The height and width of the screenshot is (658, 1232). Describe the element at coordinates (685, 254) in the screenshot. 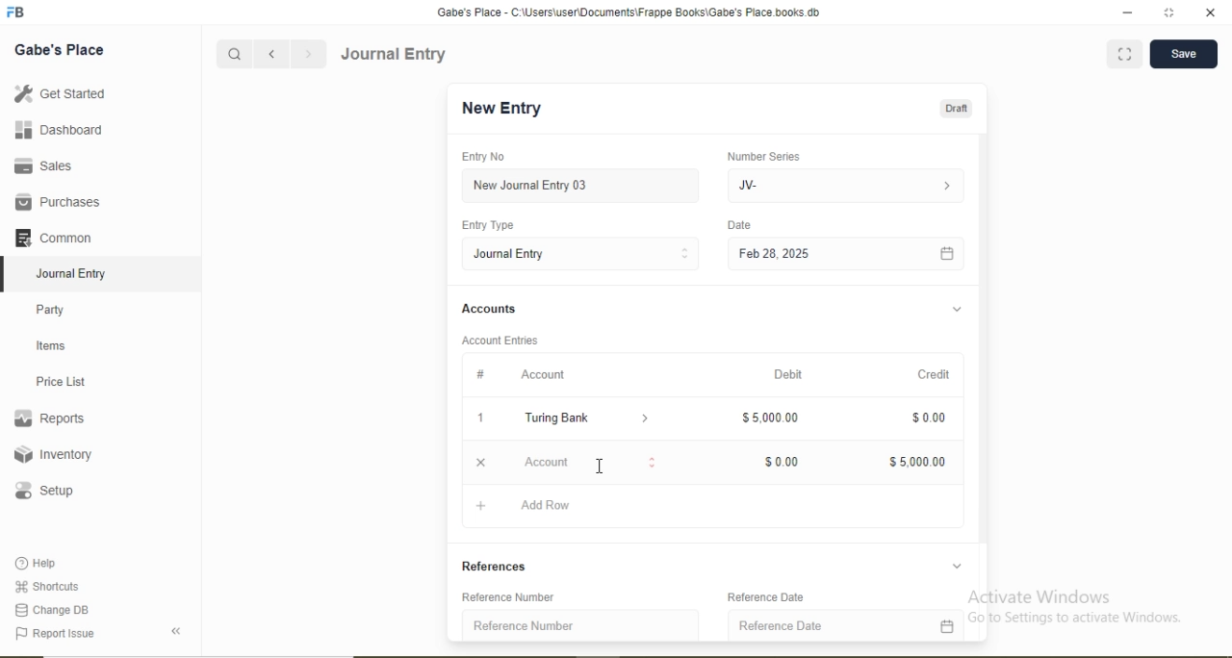

I see `Stepper Buttons` at that location.